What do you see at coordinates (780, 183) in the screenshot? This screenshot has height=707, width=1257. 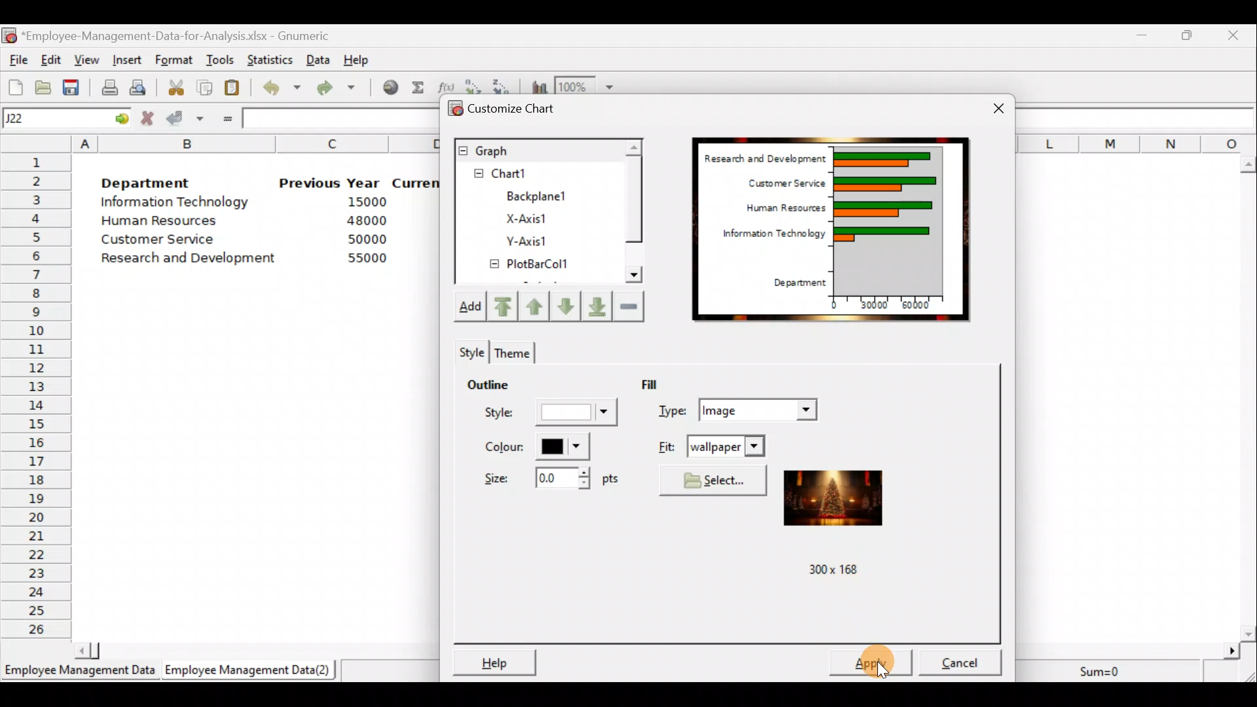 I see `Customer Service` at bounding box center [780, 183].